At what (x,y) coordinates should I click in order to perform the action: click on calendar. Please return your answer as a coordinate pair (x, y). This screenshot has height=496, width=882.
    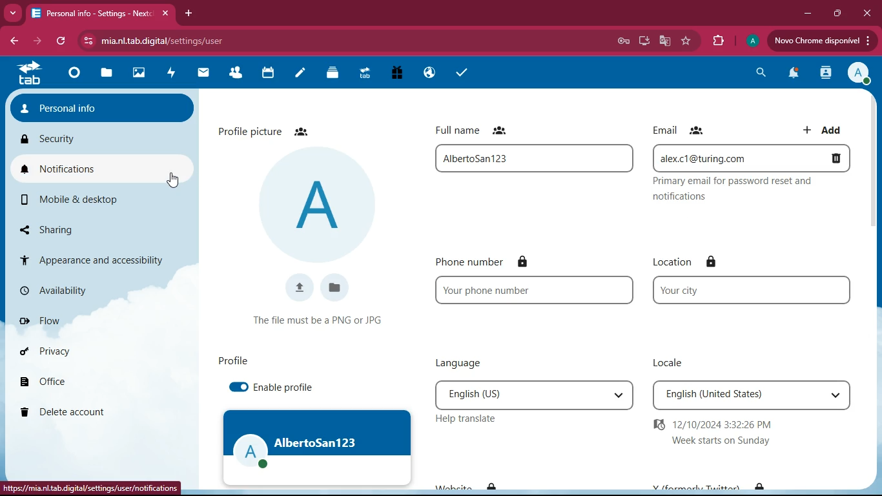
    Looking at the image, I should click on (266, 75).